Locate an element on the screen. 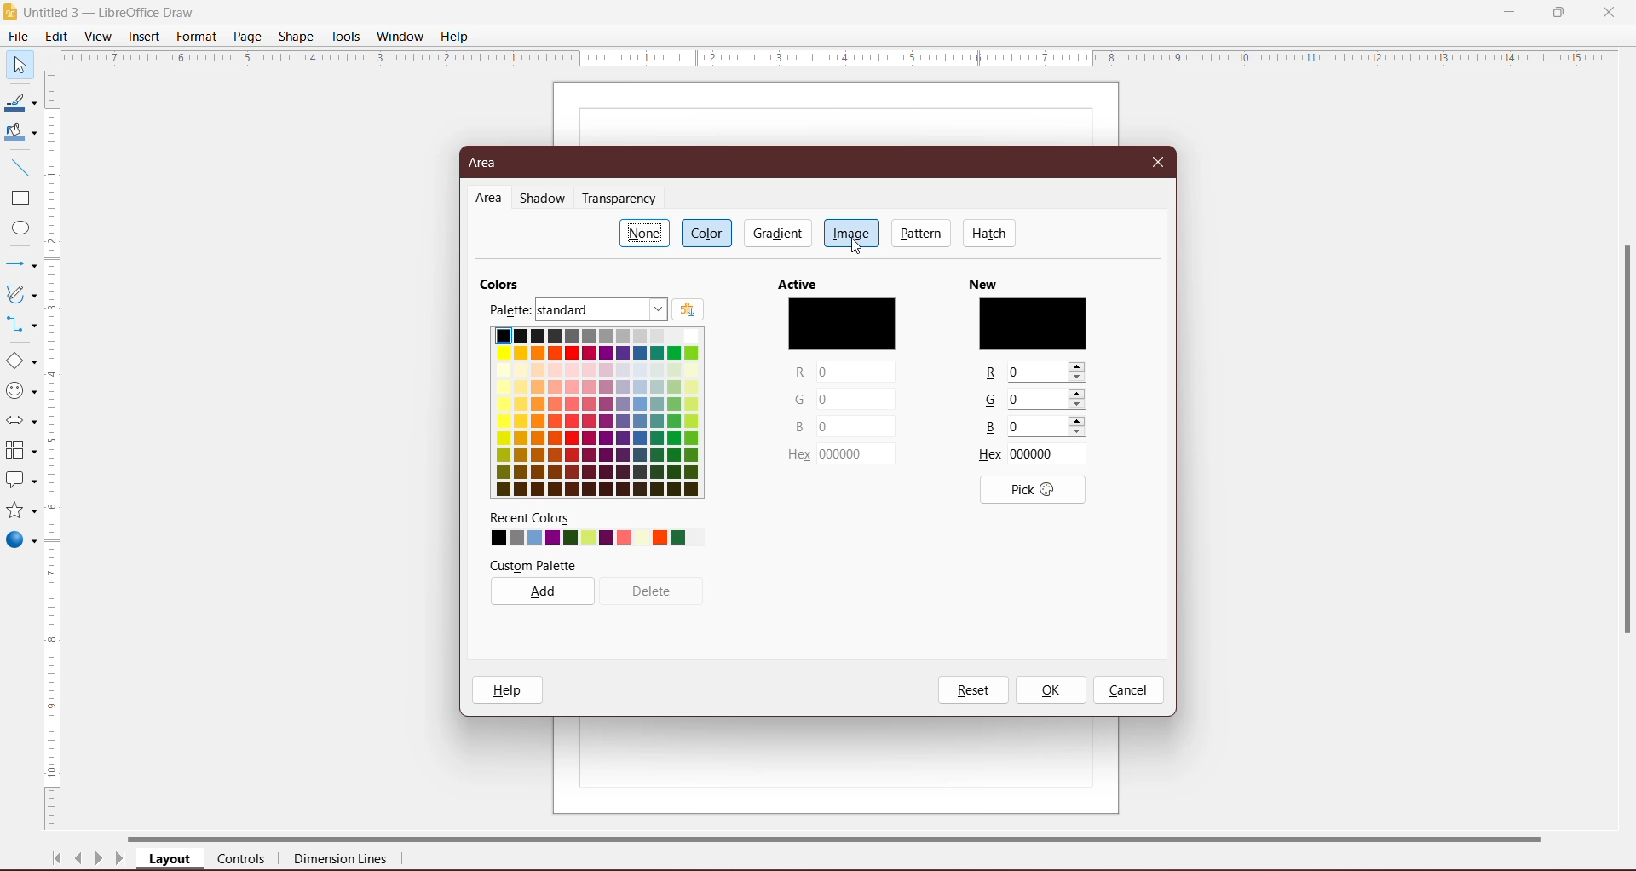 This screenshot has width=1636, height=871.  is located at coordinates (992, 400).